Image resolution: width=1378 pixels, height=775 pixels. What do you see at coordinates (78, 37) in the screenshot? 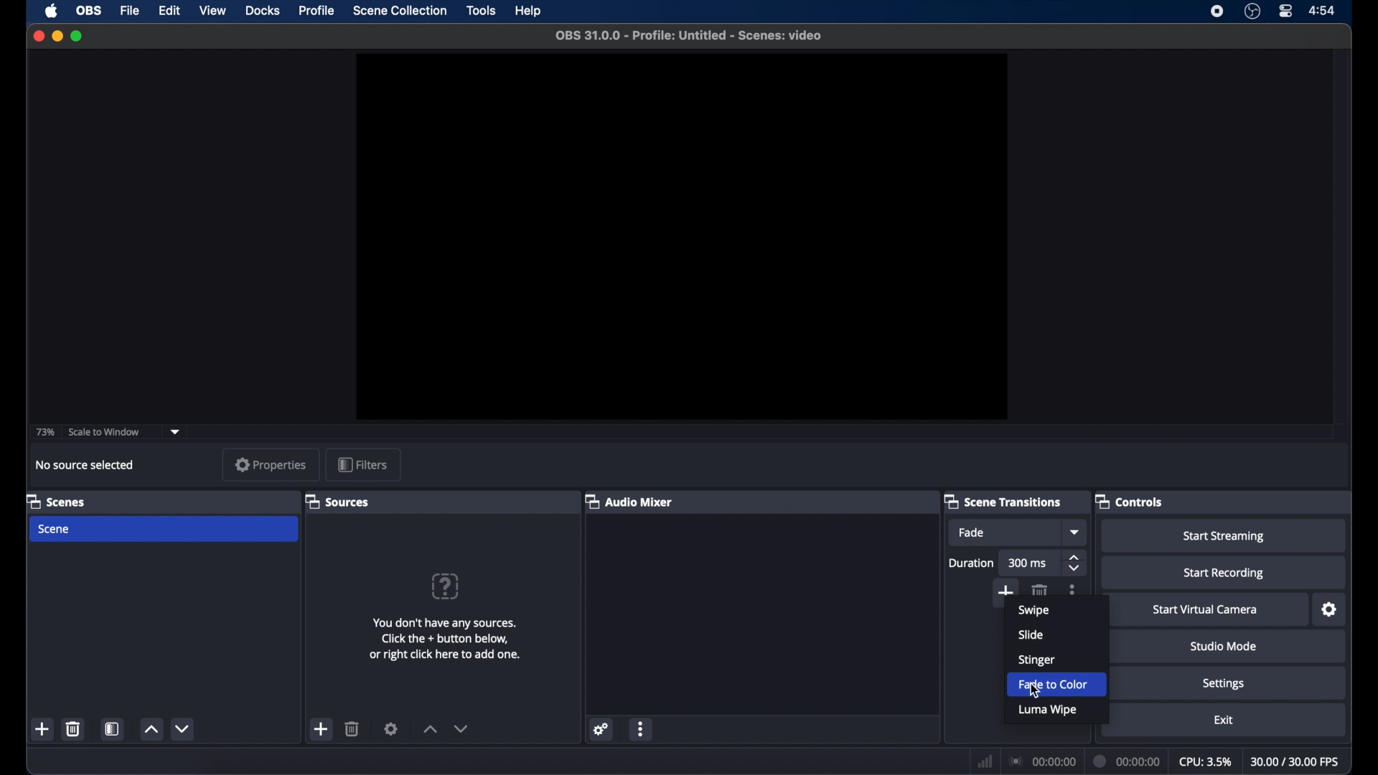
I see `maximize` at bounding box center [78, 37].